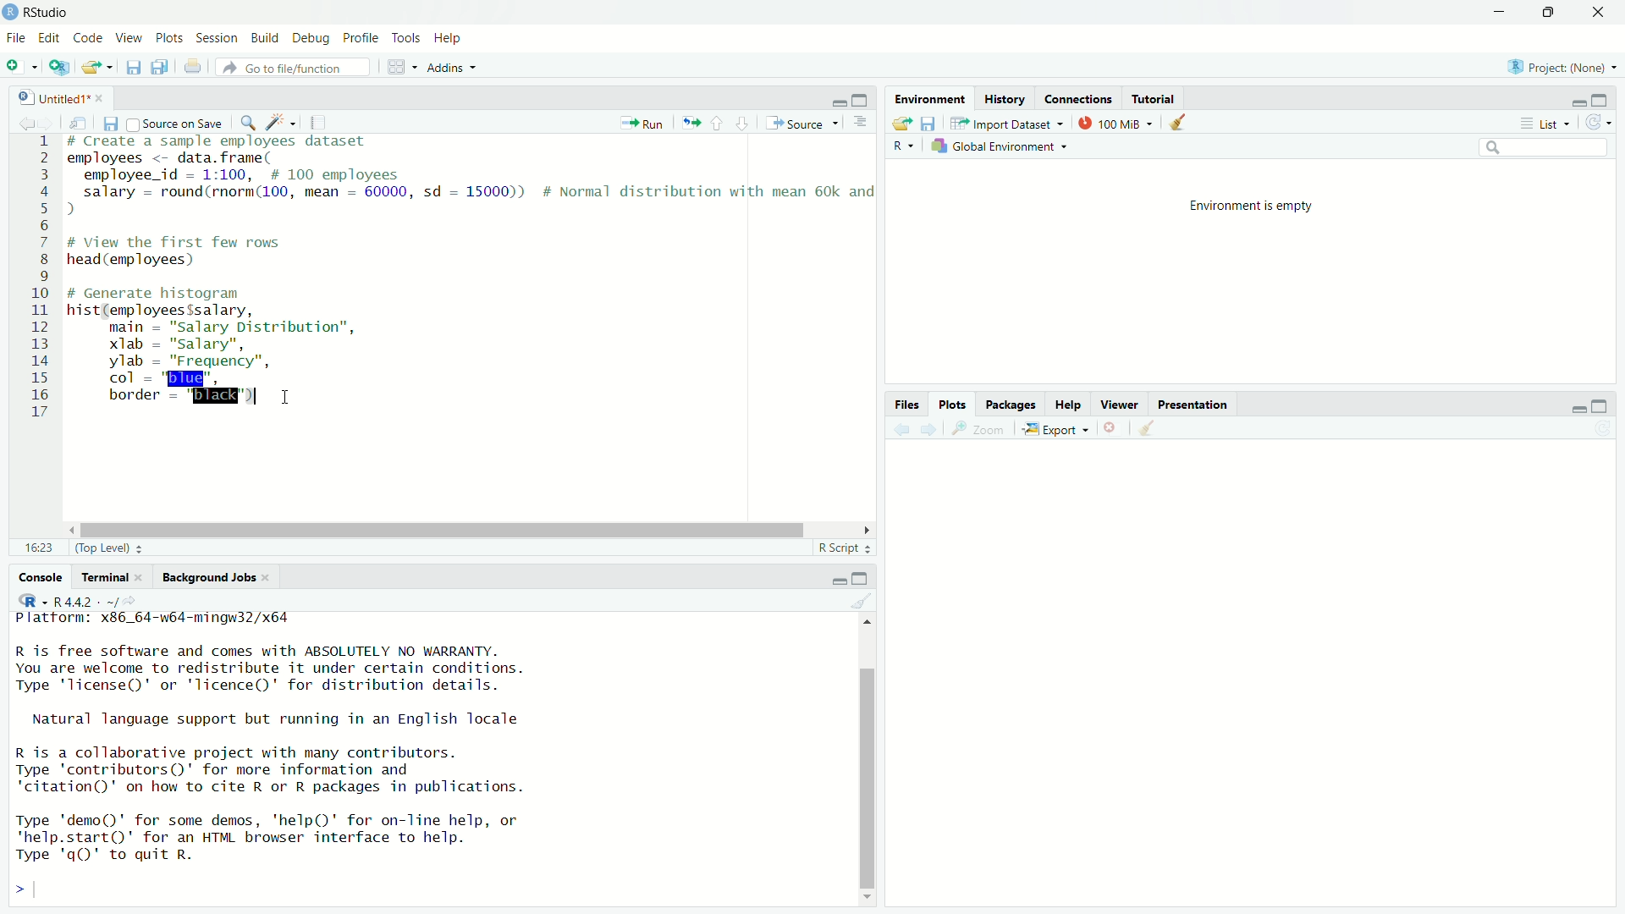  What do you see at coordinates (111, 123) in the screenshot?
I see `save` at bounding box center [111, 123].